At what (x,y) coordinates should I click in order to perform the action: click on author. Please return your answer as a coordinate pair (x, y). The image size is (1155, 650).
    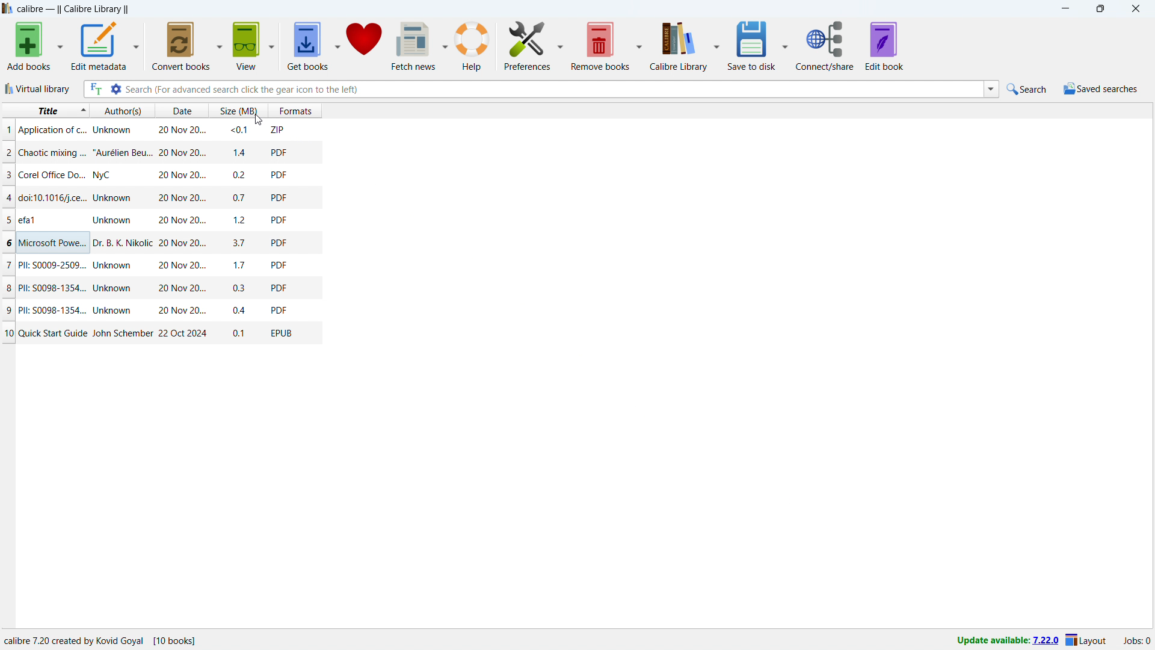
    Looking at the image, I should click on (122, 243).